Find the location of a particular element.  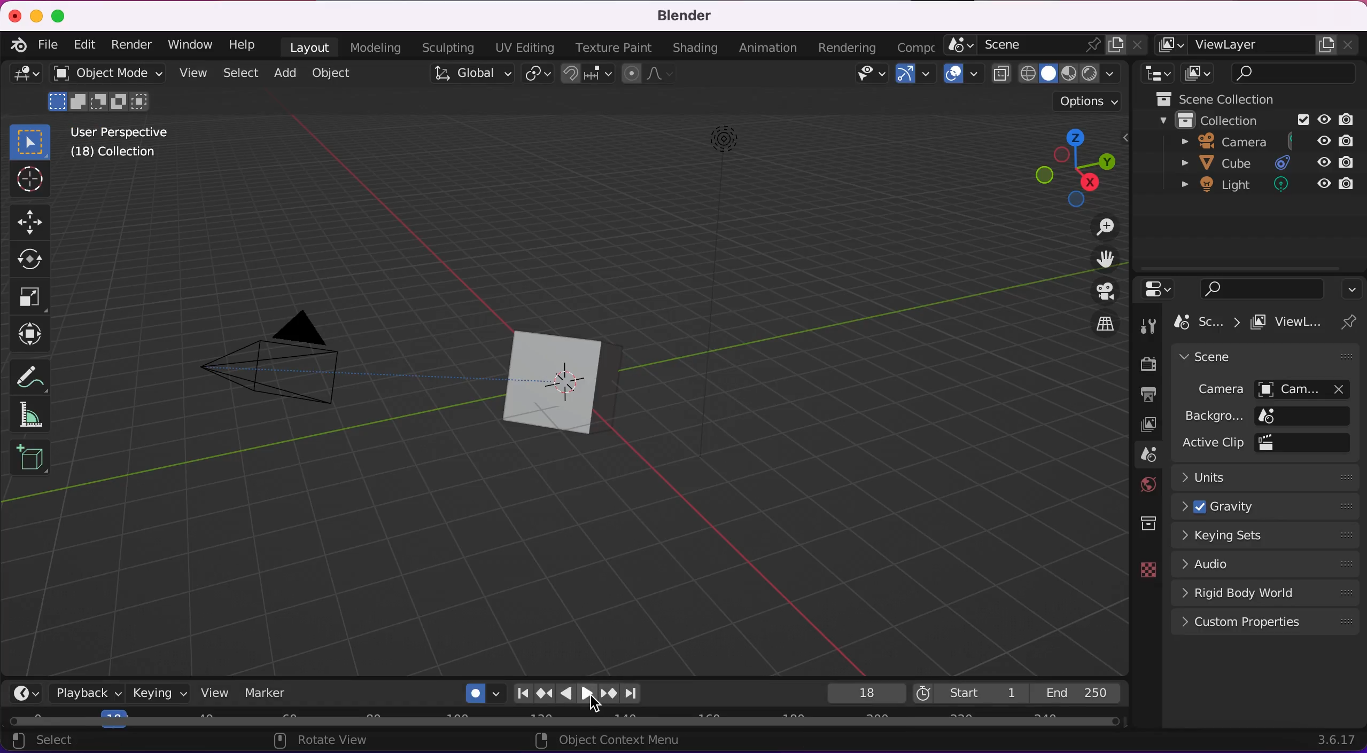

search is located at coordinates (1264, 288).